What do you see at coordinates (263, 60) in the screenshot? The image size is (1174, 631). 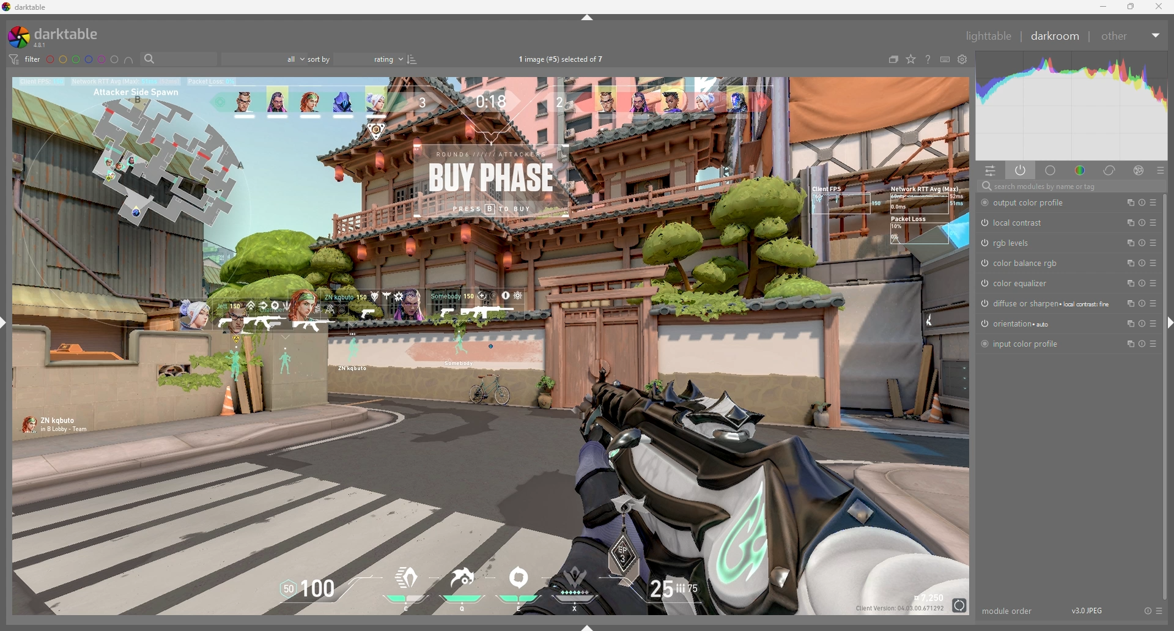 I see `filter by rating` at bounding box center [263, 60].